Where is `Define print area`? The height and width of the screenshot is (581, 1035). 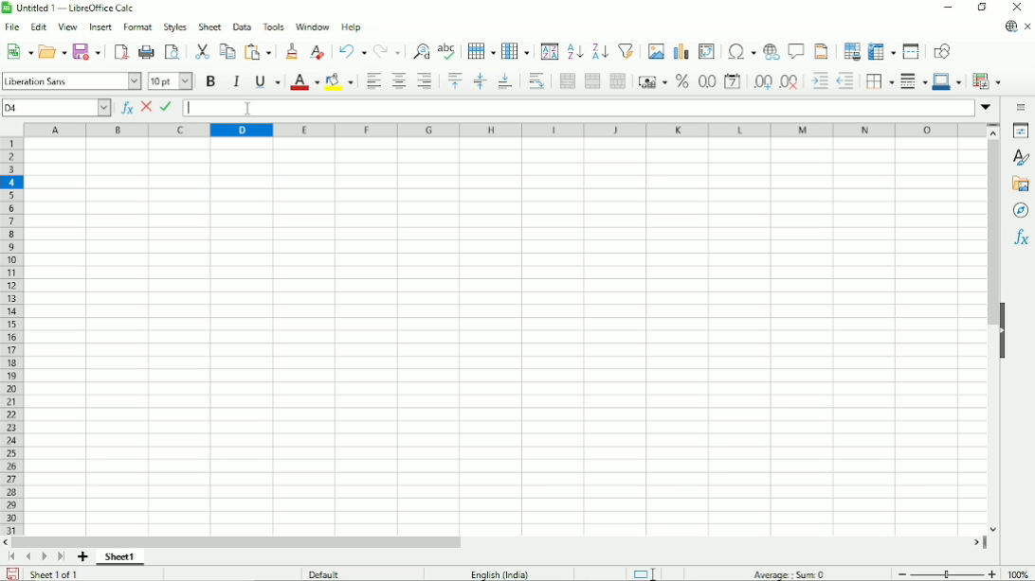 Define print area is located at coordinates (850, 51).